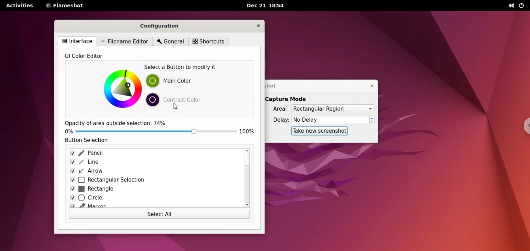 The width and height of the screenshot is (530, 251). What do you see at coordinates (209, 42) in the screenshot?
I see `shortcuts` at bounding box center [209, 42].